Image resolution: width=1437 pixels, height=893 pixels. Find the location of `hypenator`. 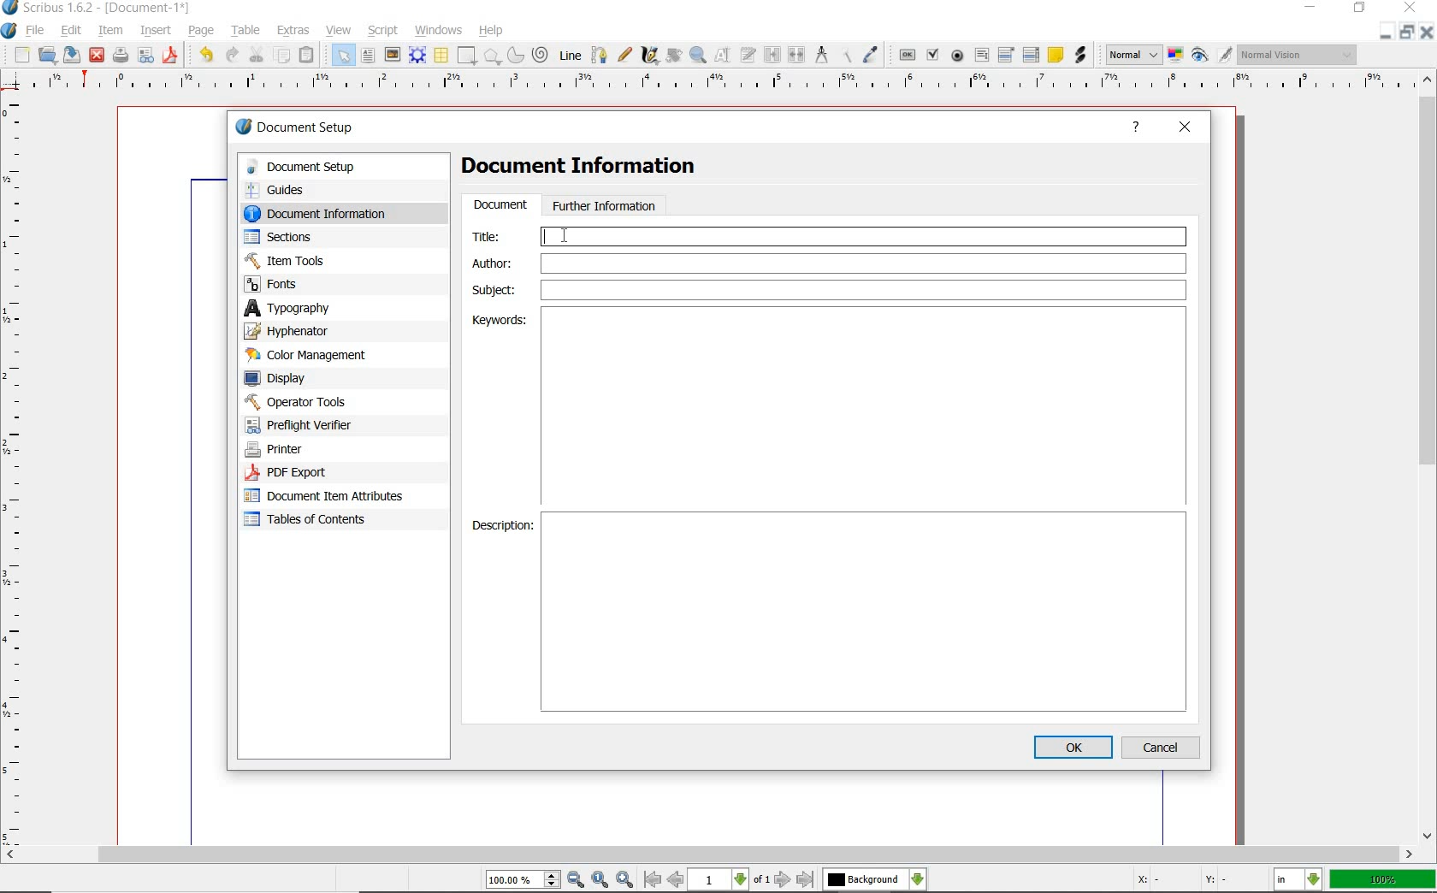

hypenator is located at coordinates (299, 331).